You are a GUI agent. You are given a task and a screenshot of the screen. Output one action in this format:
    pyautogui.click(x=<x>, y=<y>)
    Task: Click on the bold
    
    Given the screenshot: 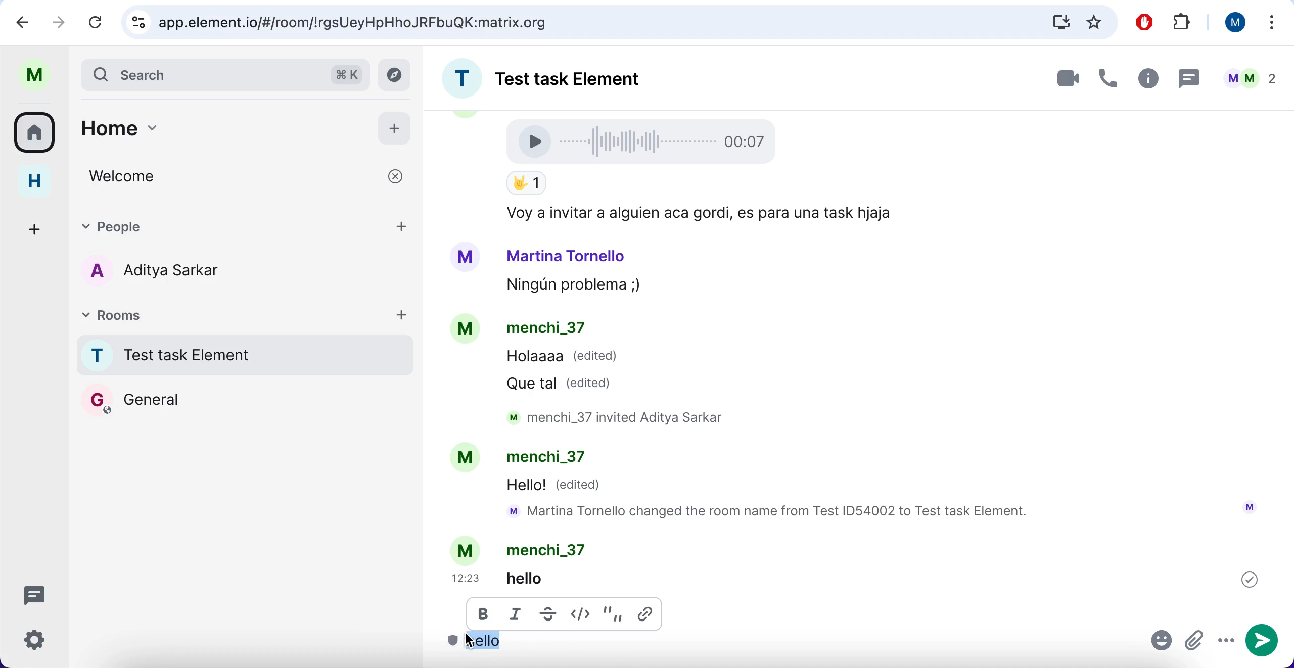 What is the action you would take?
    pyautogui.click(x=484, y=617)
    